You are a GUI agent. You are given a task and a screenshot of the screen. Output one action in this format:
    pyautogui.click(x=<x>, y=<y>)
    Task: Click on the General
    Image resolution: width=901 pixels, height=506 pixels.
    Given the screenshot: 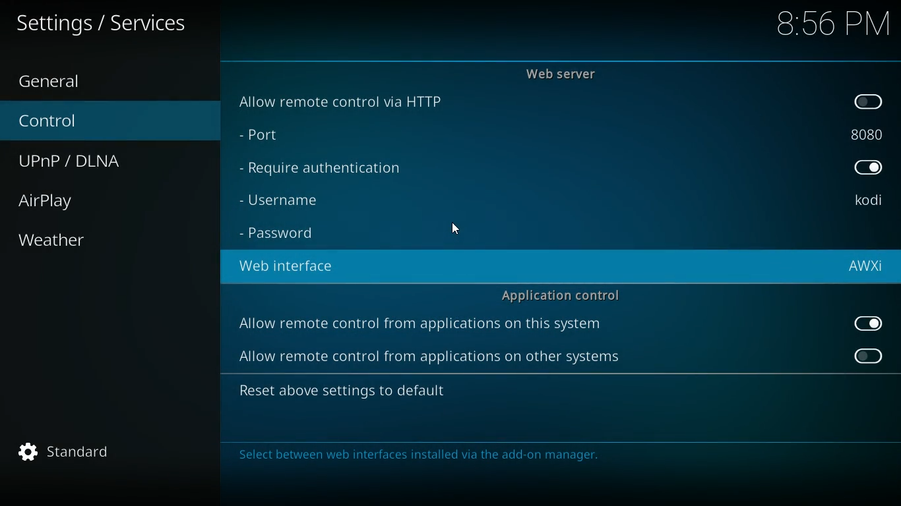 What is the action you would take?
    pyautogui.click(x=65, y=80)
    